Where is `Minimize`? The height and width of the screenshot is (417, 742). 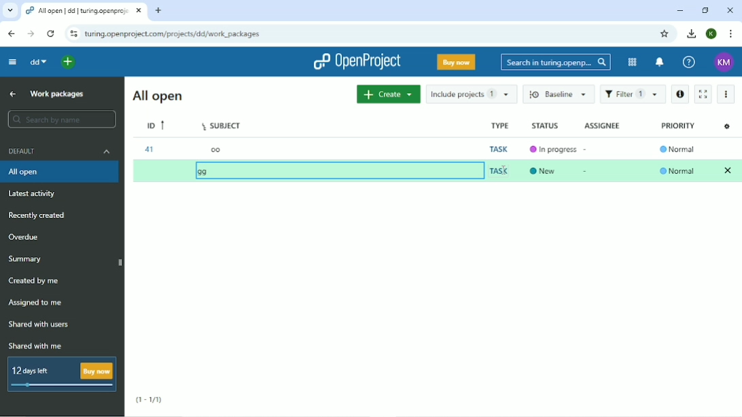
Minimize is located at coordinates (680, 10).